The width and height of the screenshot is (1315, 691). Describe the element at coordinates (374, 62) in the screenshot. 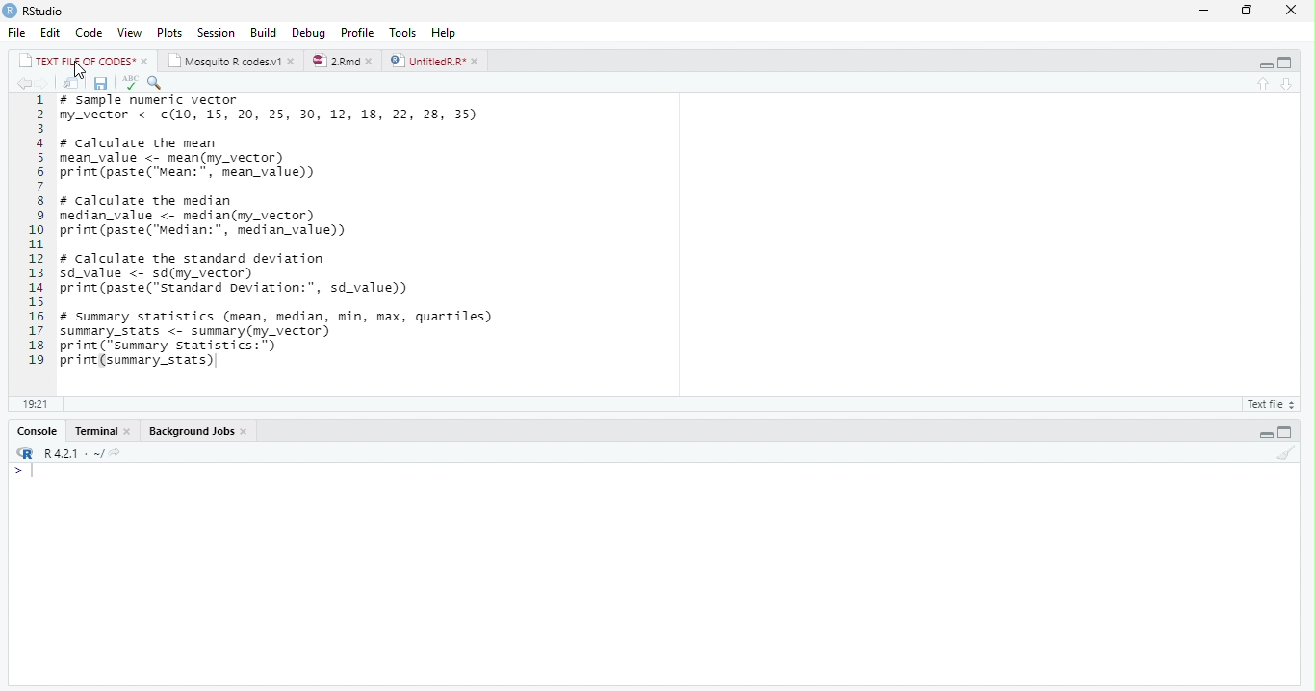

I see `close` at that location.